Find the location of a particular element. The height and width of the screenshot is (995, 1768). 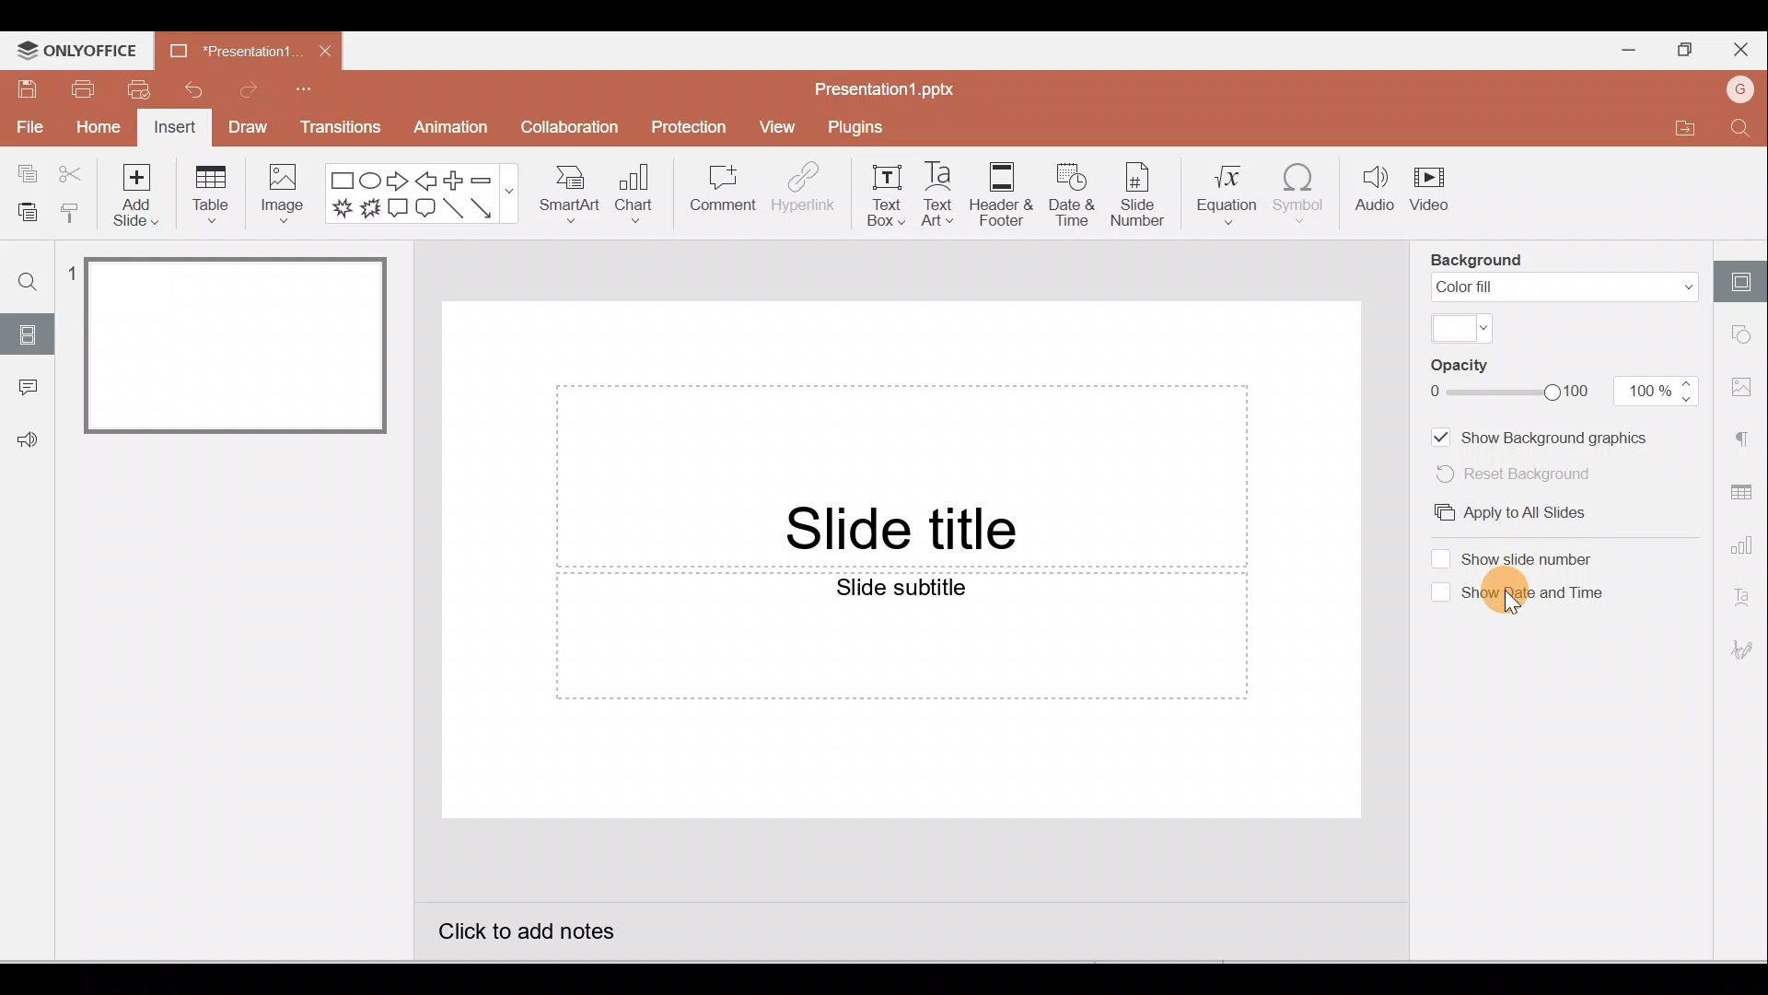

Minimise is located at coordinates (1623, 49).